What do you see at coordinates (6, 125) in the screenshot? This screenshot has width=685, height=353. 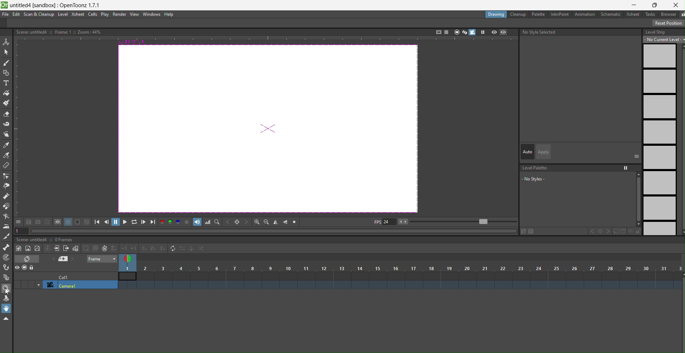 I see `tape tool` at bounding box center [6, 125].